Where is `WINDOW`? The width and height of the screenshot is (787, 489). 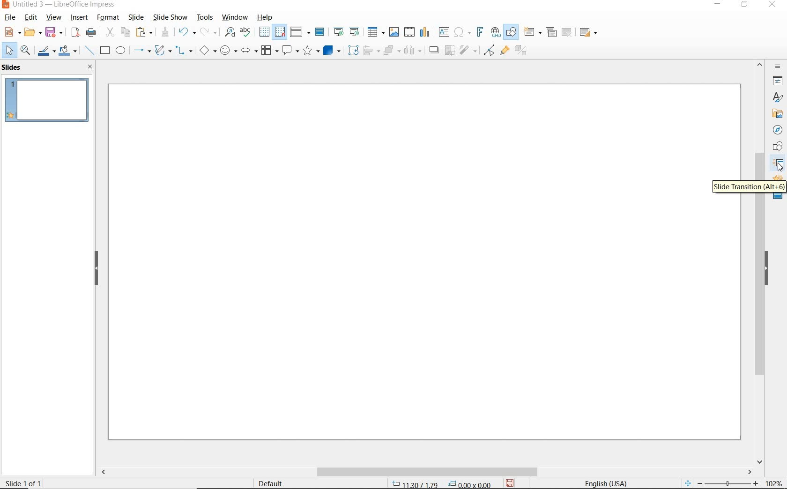 WINDOW is located at coordinates (235, 17).